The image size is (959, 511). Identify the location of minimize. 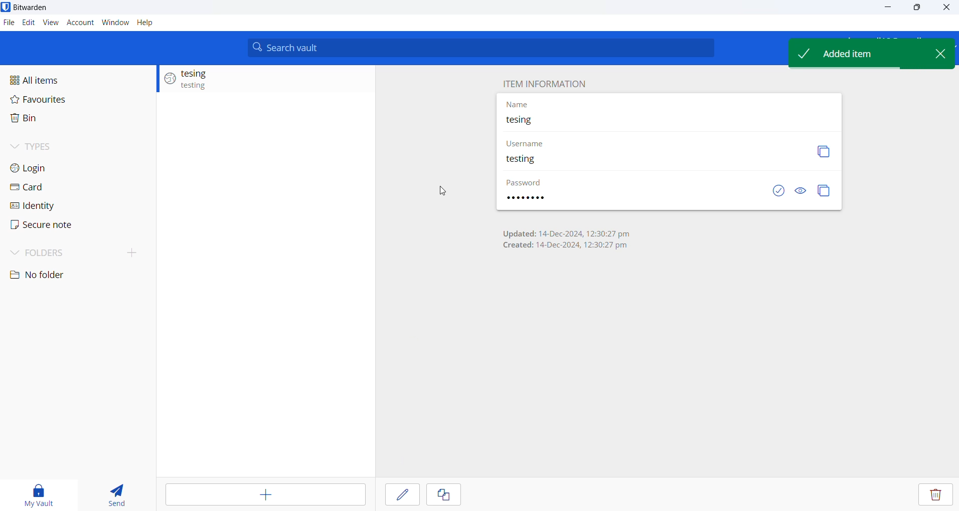
(889, 8).